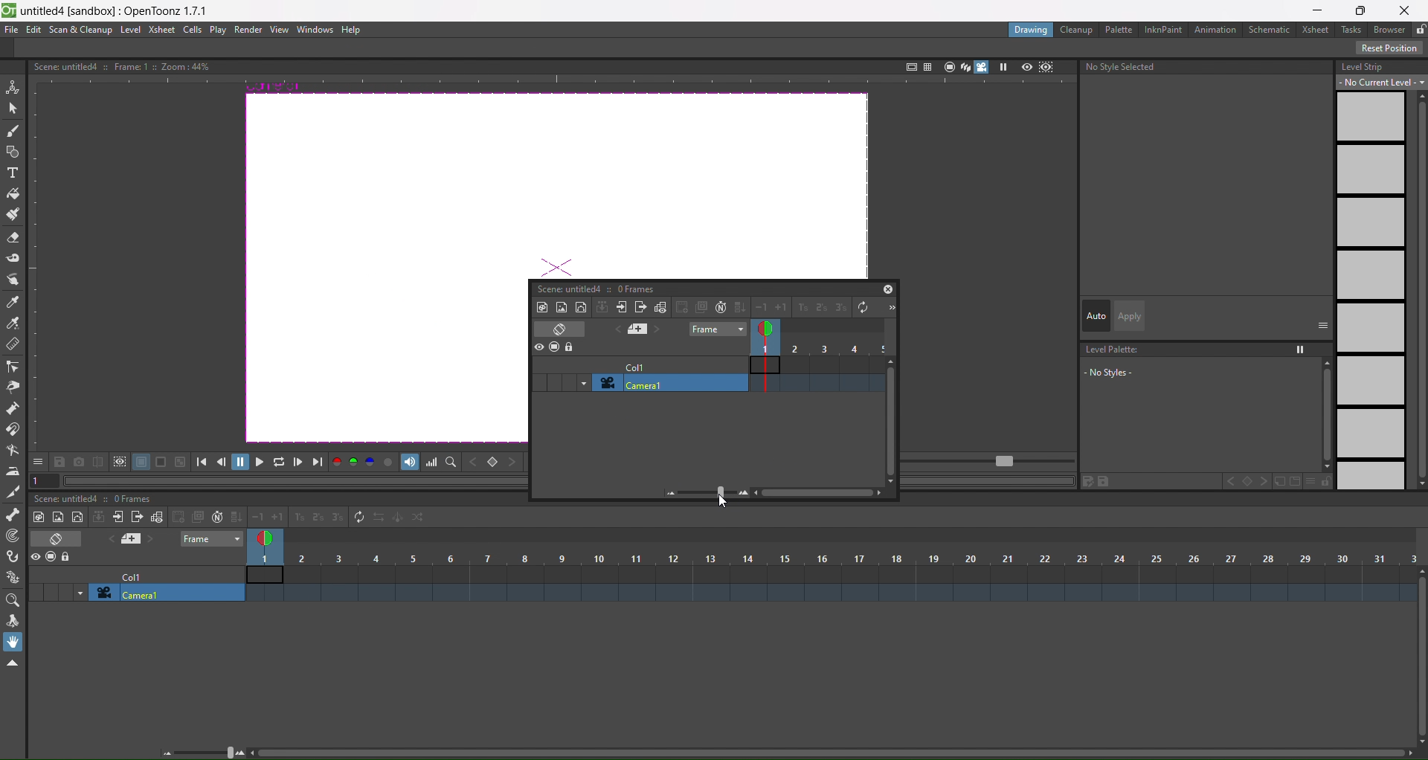 This screenshot has height=760, width=1428. What do you see at coordinates (13, 153) in the screenshot?
I see `geometry tool` at bounding box center [13, 153].